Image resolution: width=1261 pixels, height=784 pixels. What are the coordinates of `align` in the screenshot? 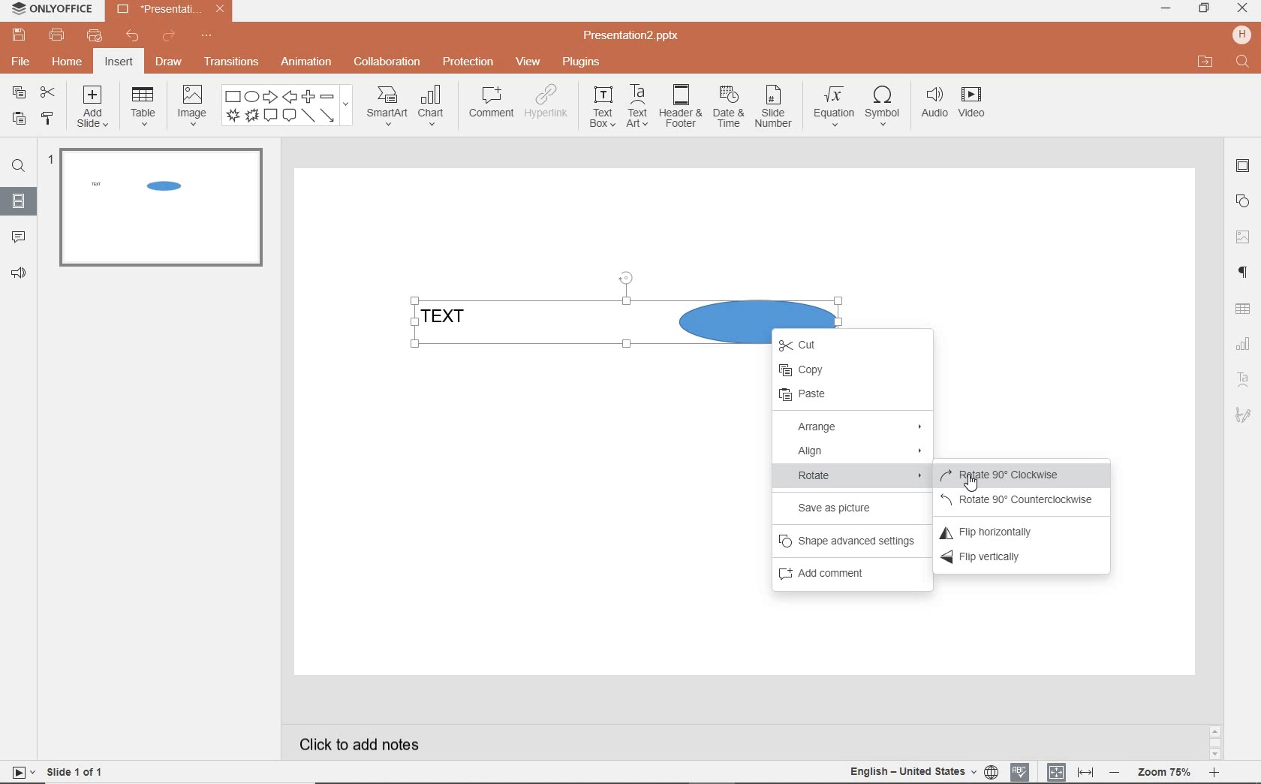 It's located at (854, 452).